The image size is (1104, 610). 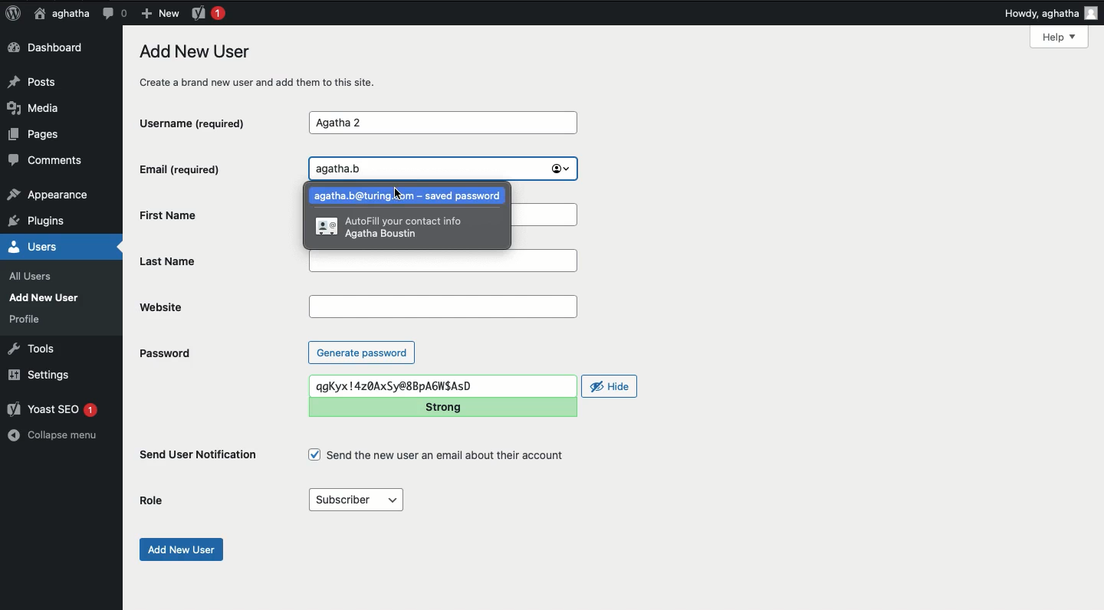 What do you see at coordinates (355, 500) in the screenshot?
I see `Subscriber` at bounding box center [355, 500].